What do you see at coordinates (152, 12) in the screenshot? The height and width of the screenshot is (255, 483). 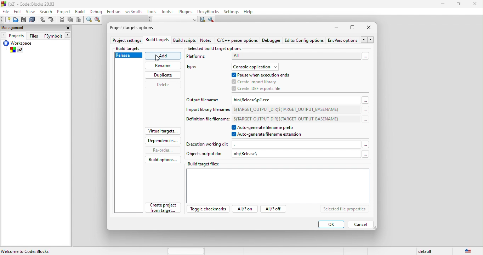 I see `tools` at bounding box center [152, 12].